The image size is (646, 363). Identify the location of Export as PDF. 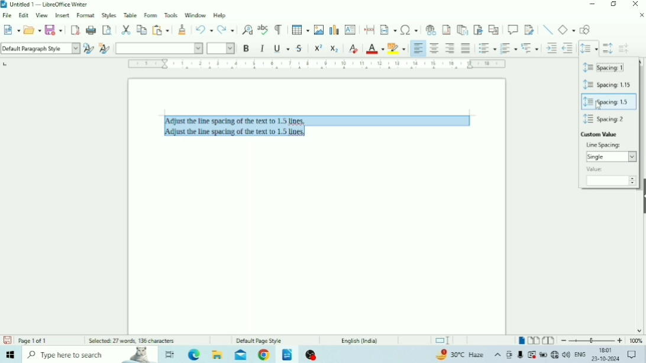
(75, 30).